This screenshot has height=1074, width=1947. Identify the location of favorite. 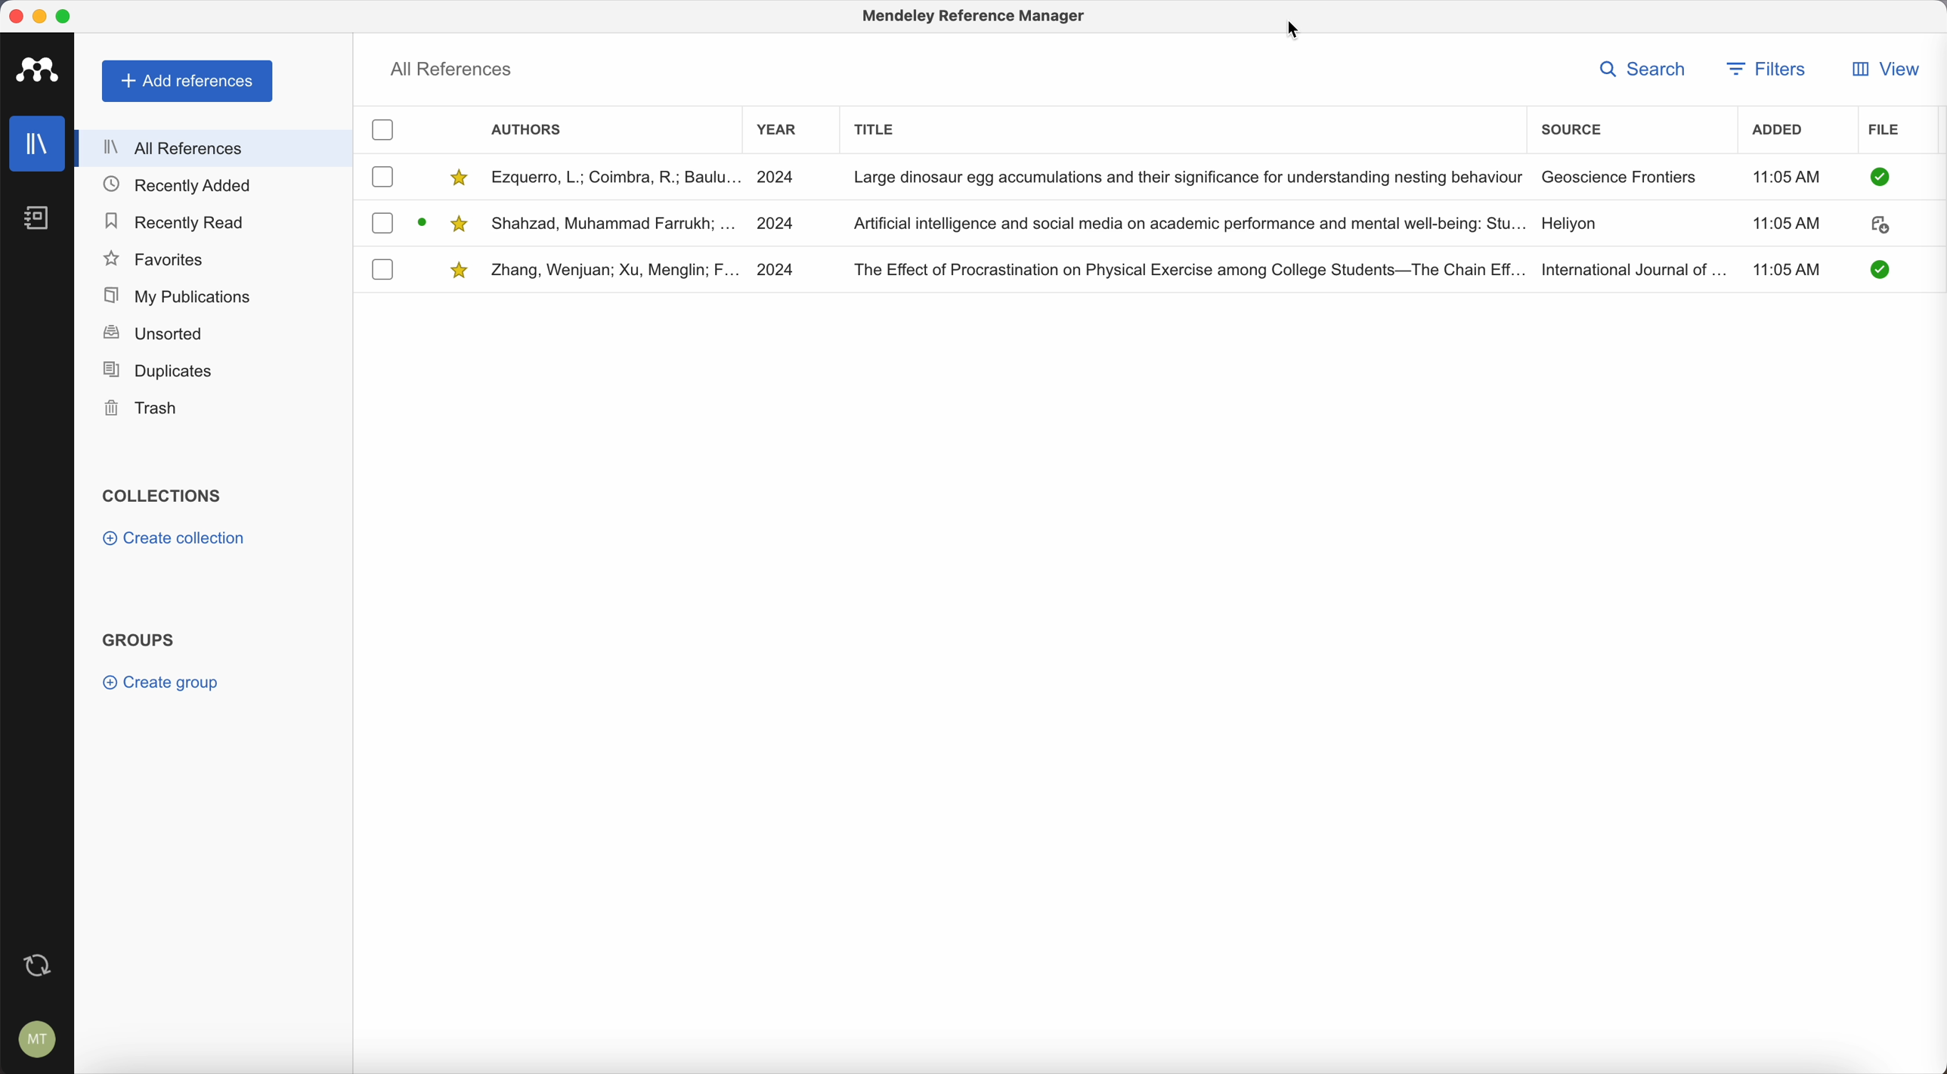
(460, 179).